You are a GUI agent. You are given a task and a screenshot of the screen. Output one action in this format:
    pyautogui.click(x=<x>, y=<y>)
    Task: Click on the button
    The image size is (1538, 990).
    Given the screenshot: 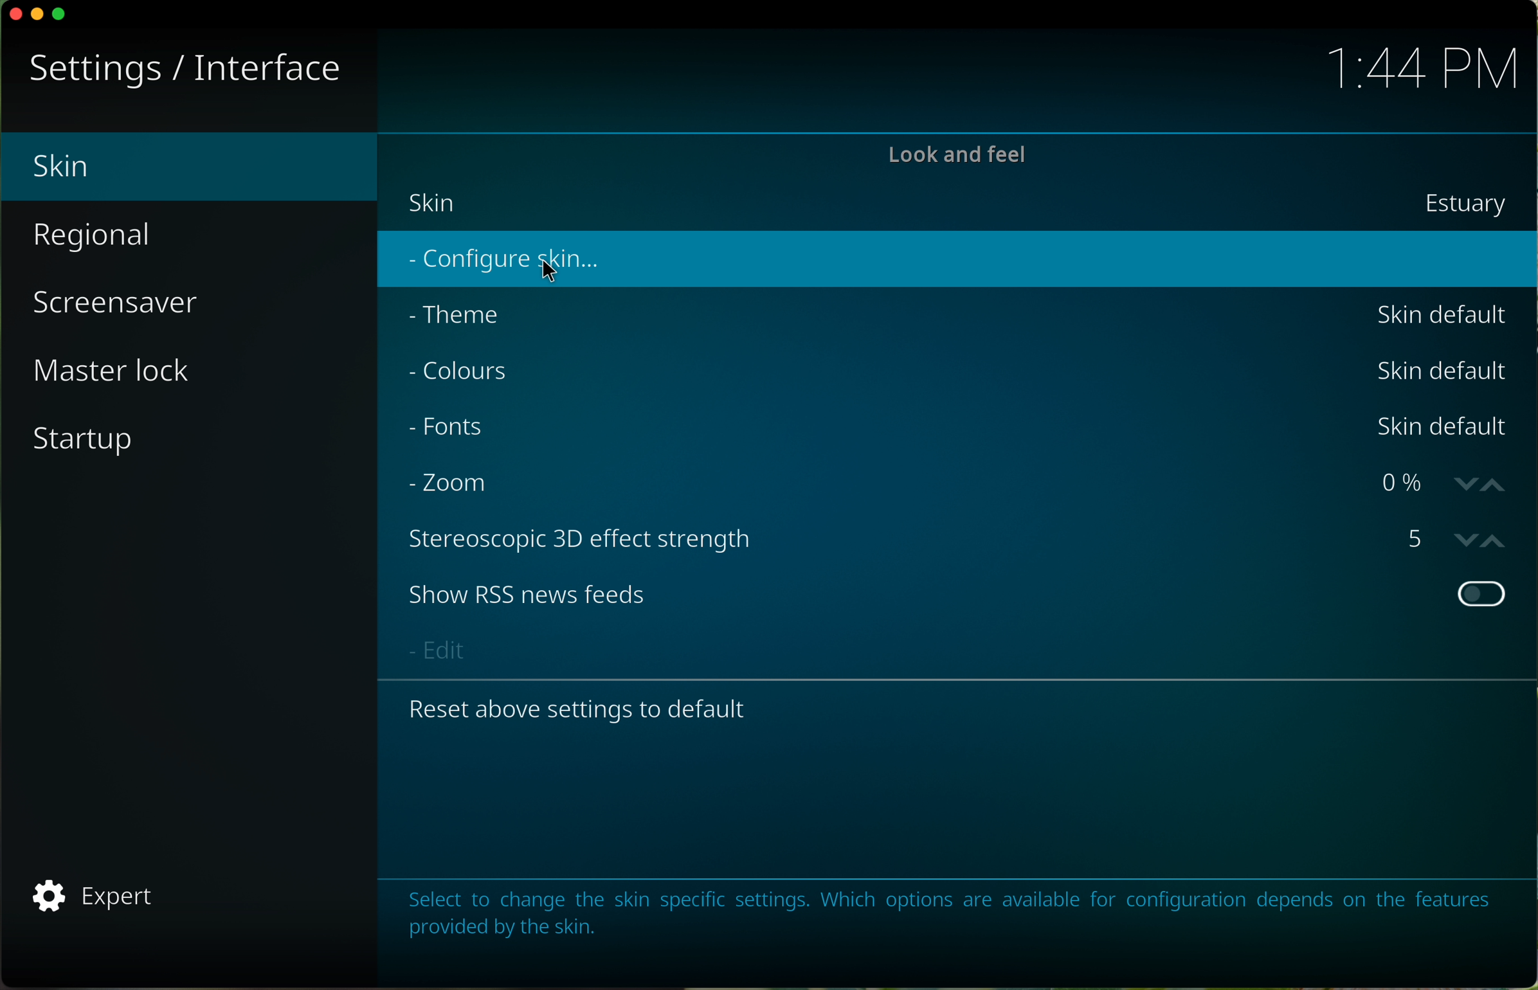 What is the action you would take?
    pyautogui.click(x=1481, y=595)
    